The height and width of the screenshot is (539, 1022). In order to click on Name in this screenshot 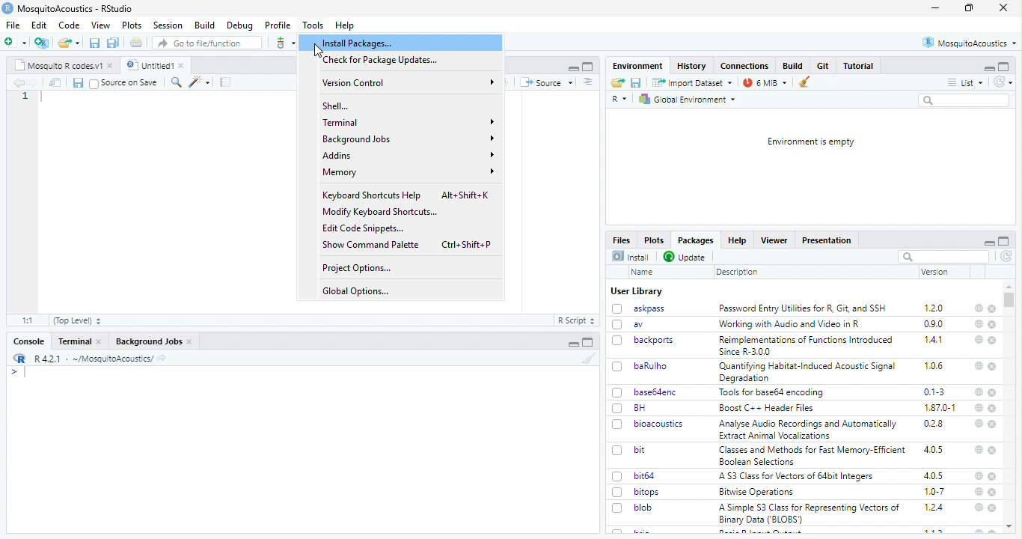, I will do `click(645, 272)`.